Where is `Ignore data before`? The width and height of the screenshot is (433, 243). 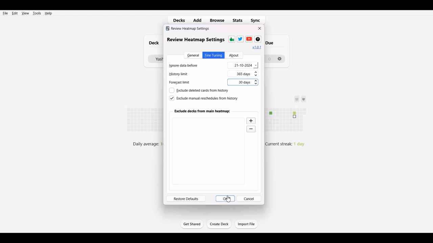 Ignore data before is located at coordinates (188, 65).